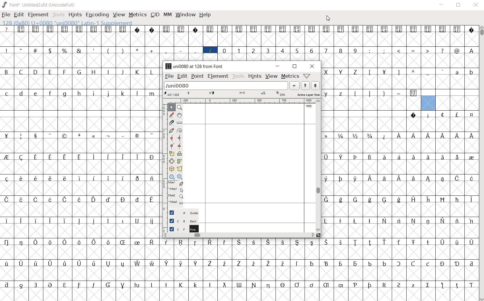 The width and height of the screenshot is (484, 301). Describe the element at coordinates (443, 200) in the screenshot. I see `glyph` at that location.